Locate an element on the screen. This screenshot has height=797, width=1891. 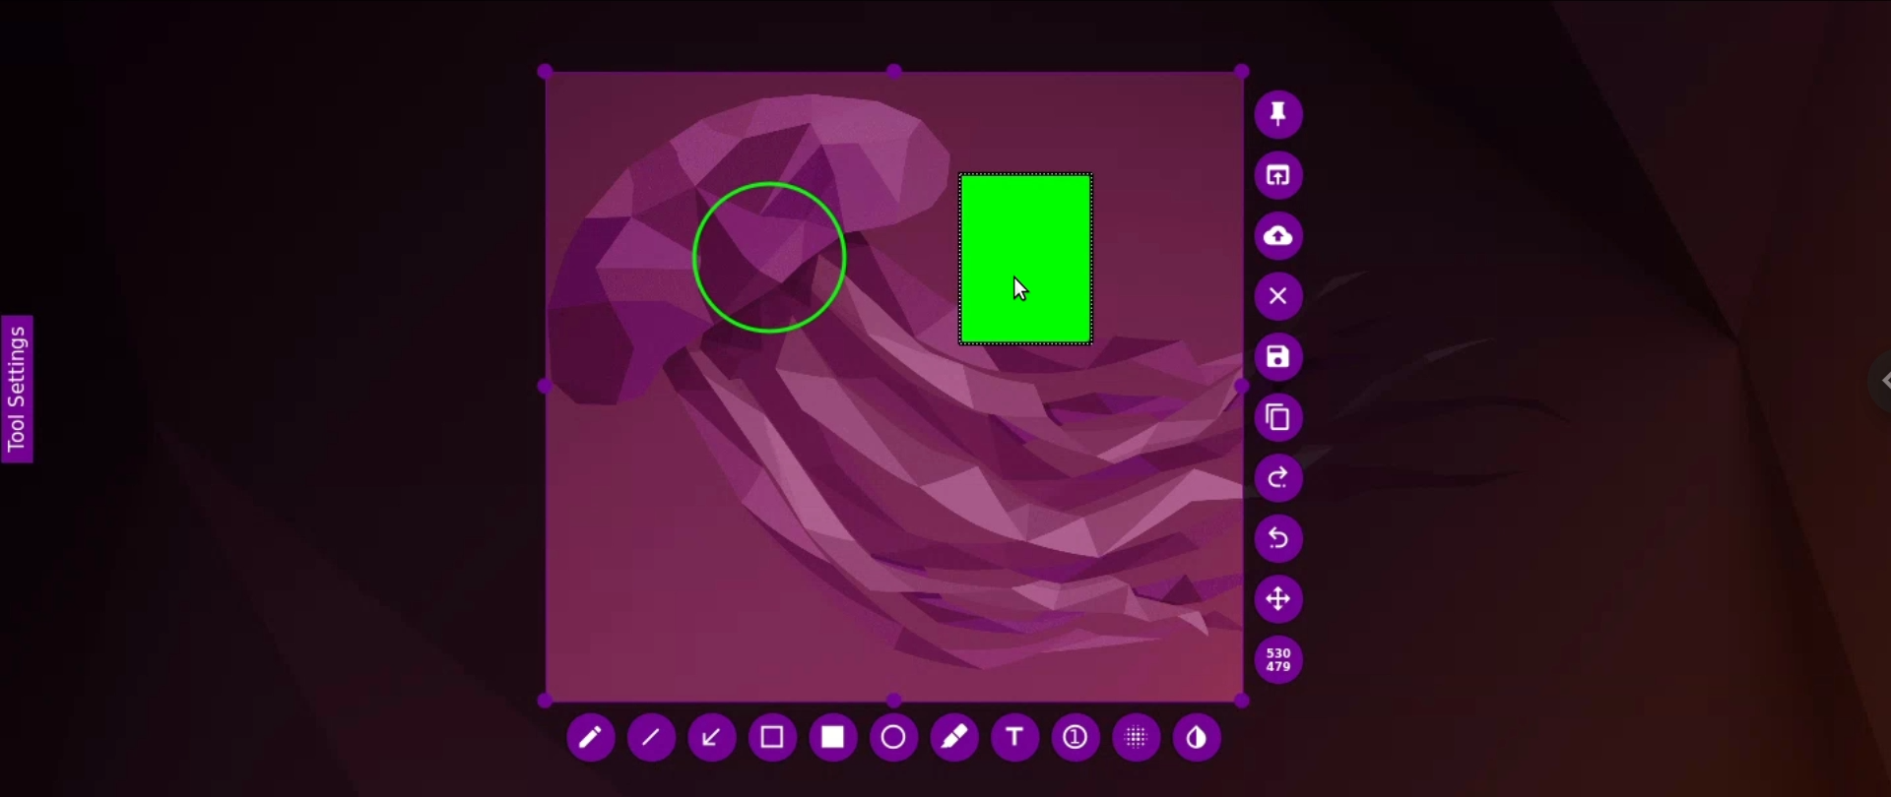
move is located at coordinates (1282, 600).